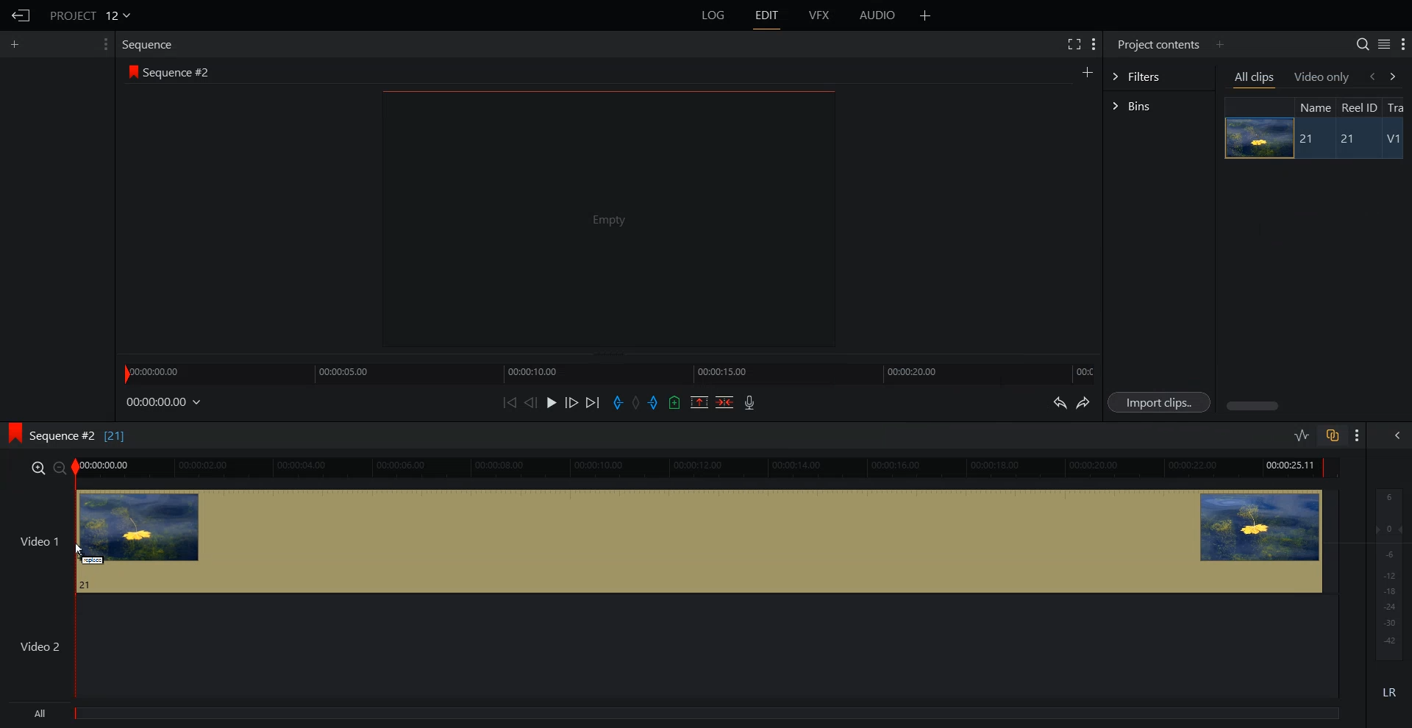 This screenshot has width=1412, height=728. I want to click on Search, so click(1363, 44).